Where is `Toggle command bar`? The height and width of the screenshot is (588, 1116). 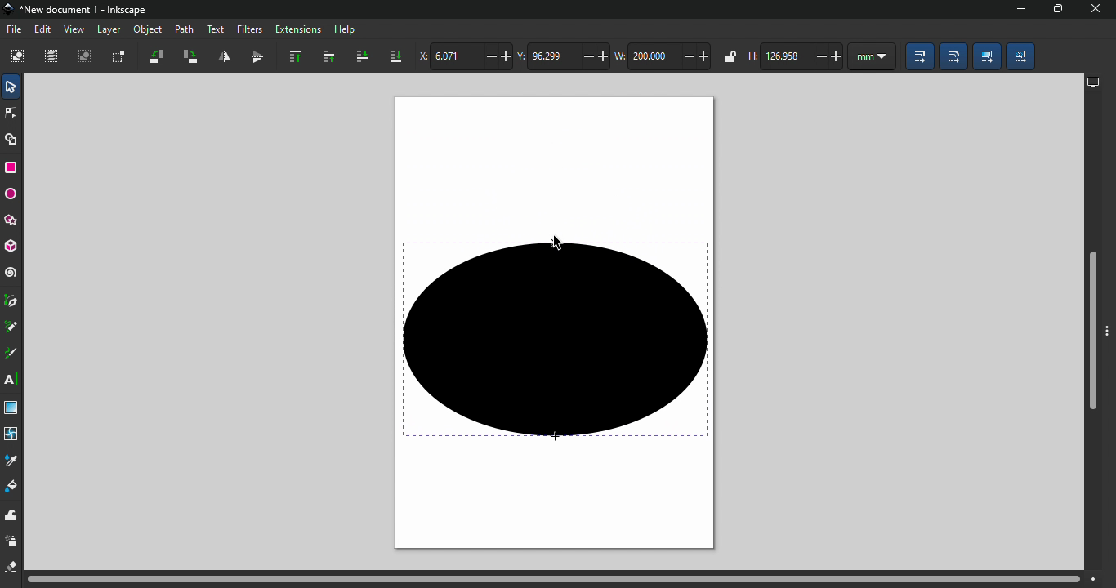 Toggle command bar is located at coordinates (1109, 327).